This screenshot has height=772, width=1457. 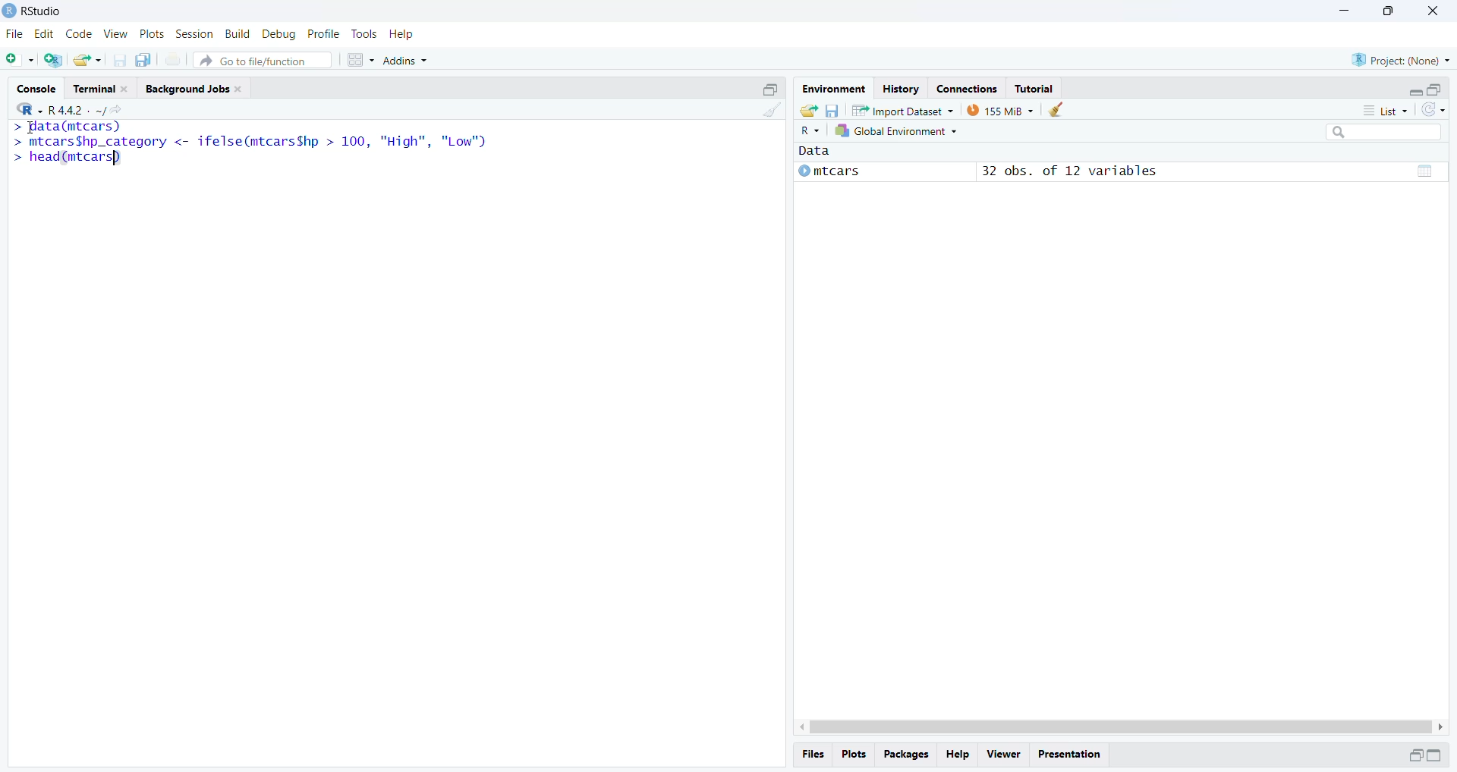 What do you see at coordinates (1056, 110) in the screenshot?
I see `Clear console (Ctrl +L)` at bounding box center [1056, 110].